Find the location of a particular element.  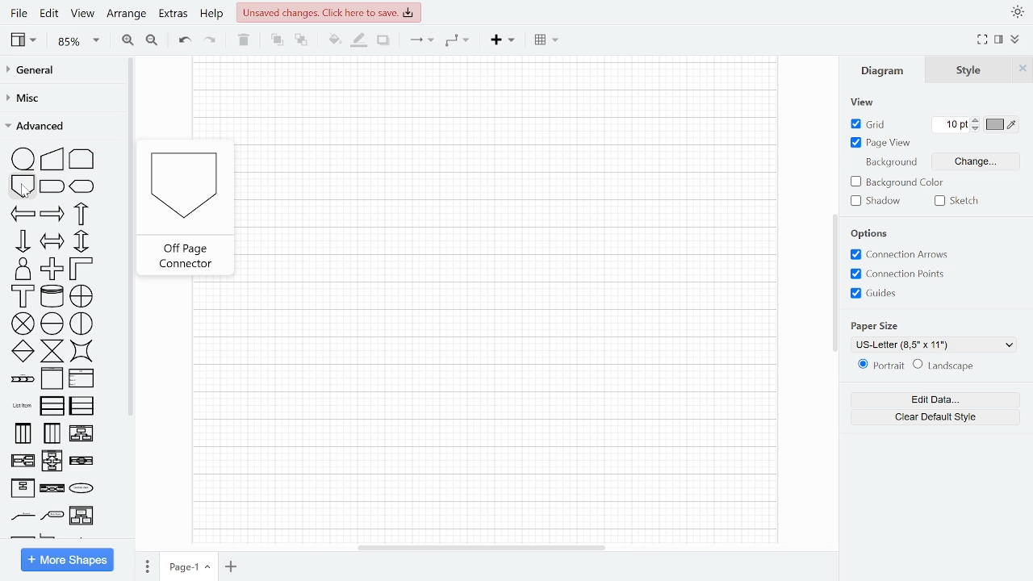

Change background is located at coordinates (978, 162).